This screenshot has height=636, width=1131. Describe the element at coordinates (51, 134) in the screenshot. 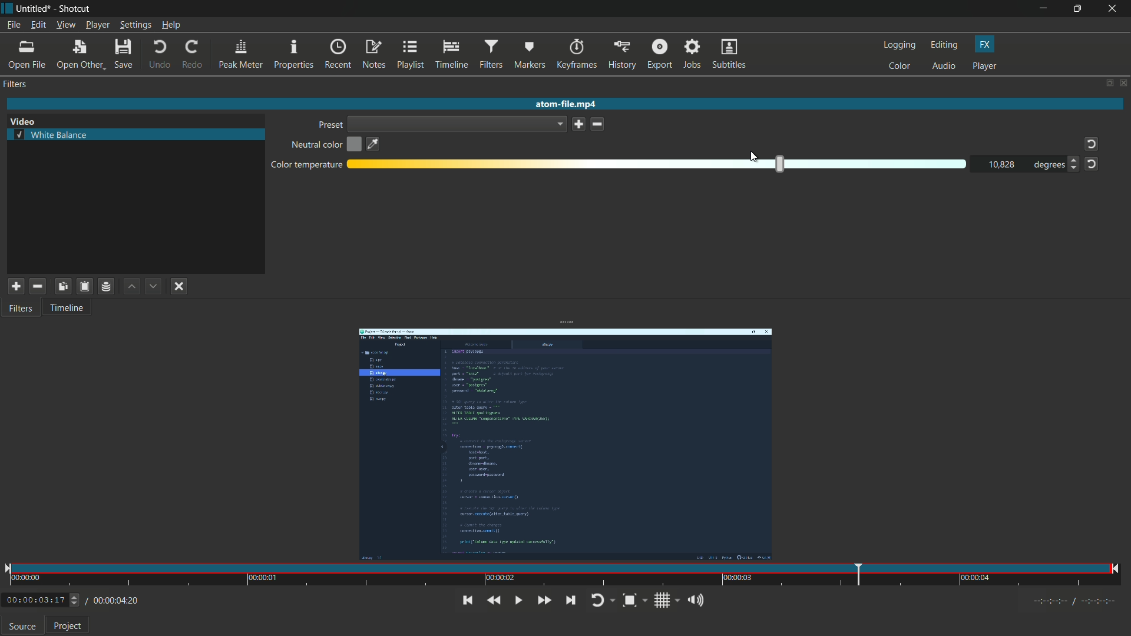

I see `white balance filter selected` at that location.